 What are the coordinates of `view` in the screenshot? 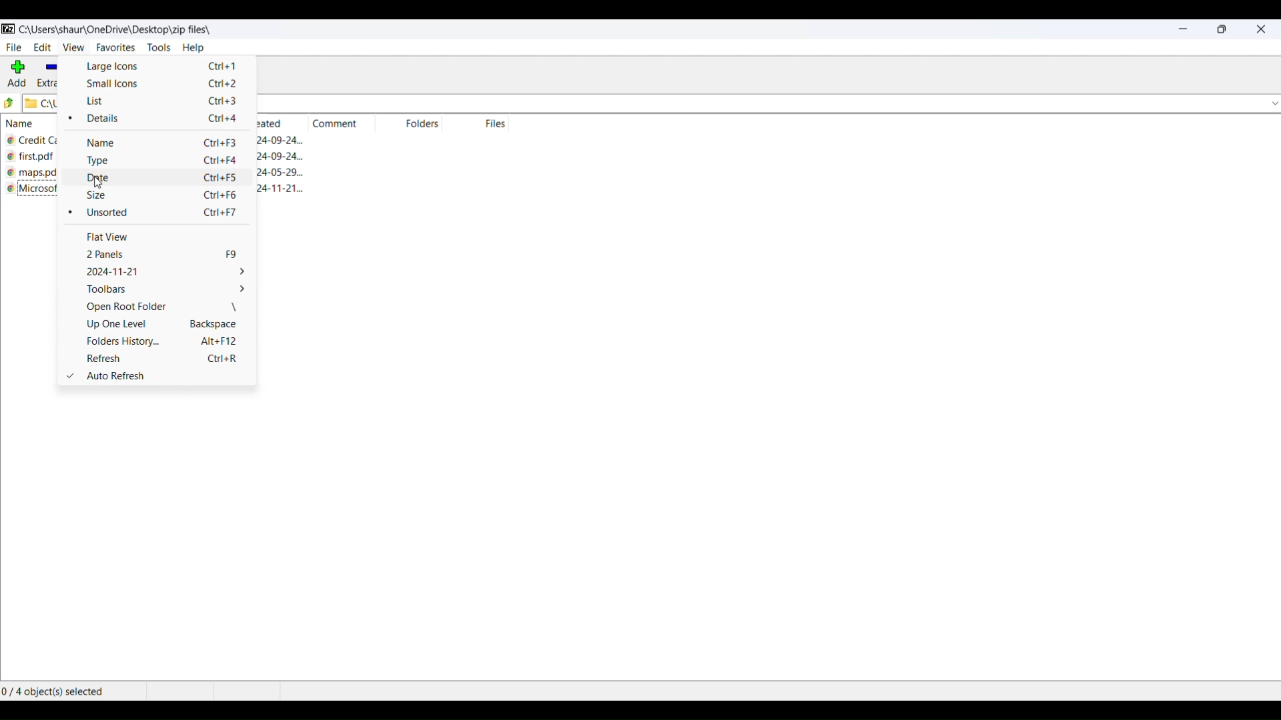 It's located at (73, 51).